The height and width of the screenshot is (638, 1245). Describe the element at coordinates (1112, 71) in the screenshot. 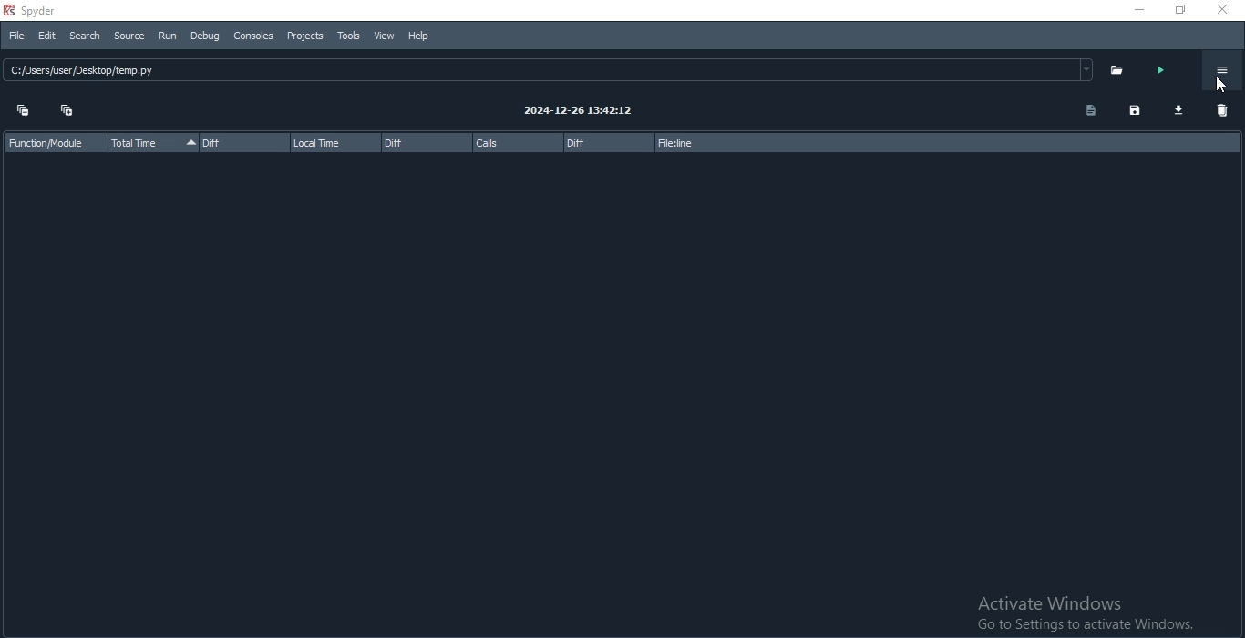

I see `folder` at that location.